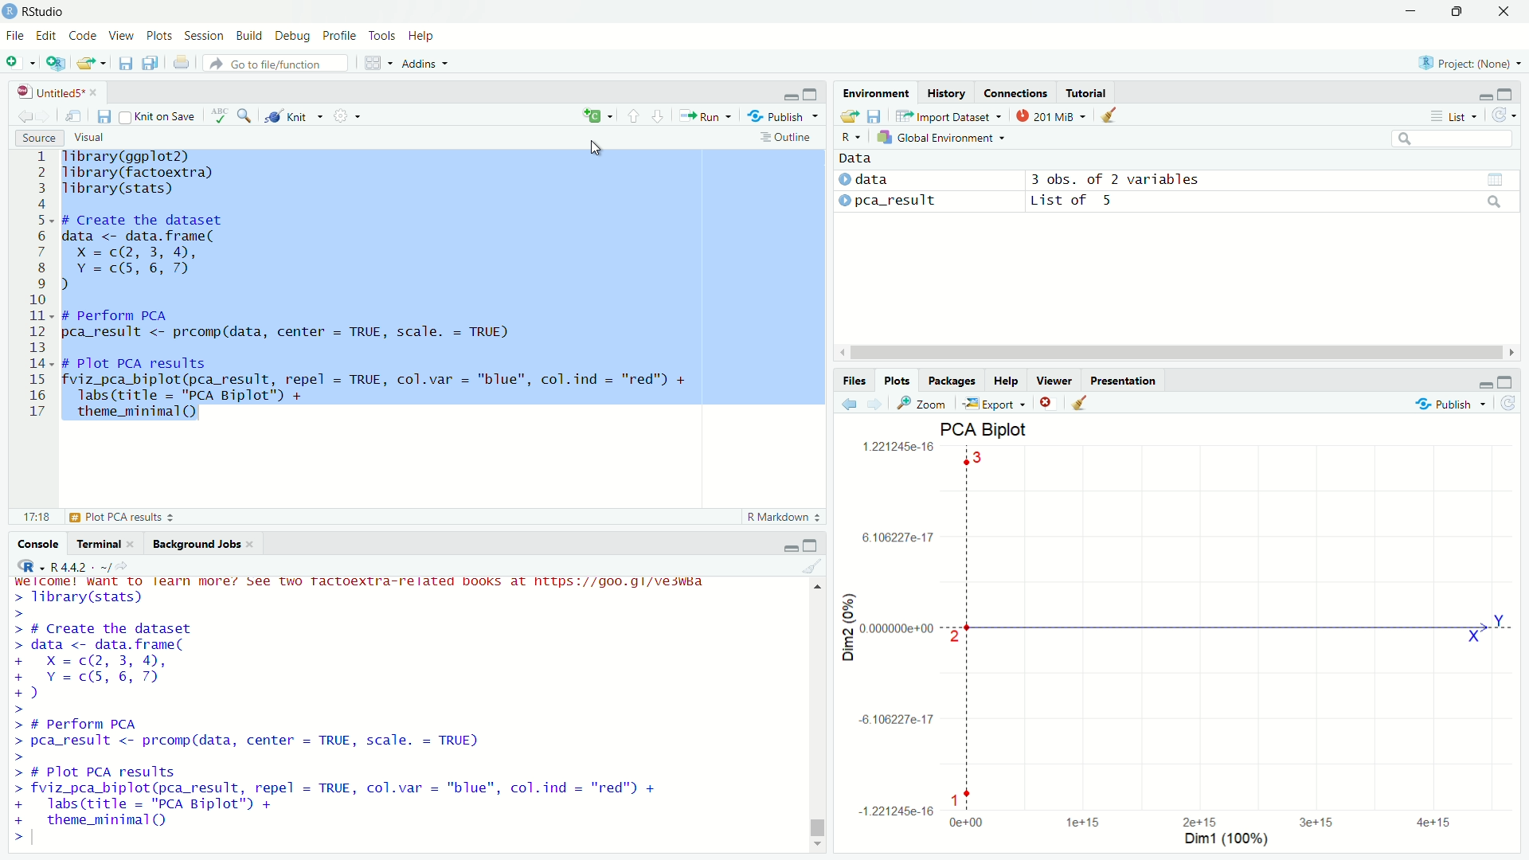  Describe the element at coordinates (125, 63) in the screenshot. I see `save current document` at that location.